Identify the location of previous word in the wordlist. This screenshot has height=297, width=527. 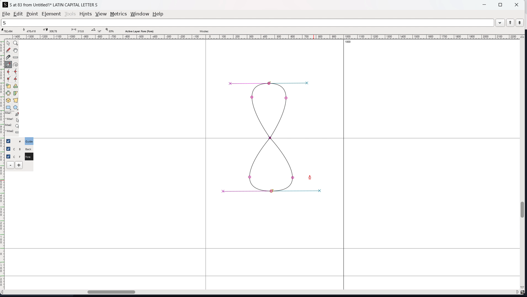
(510, 23).